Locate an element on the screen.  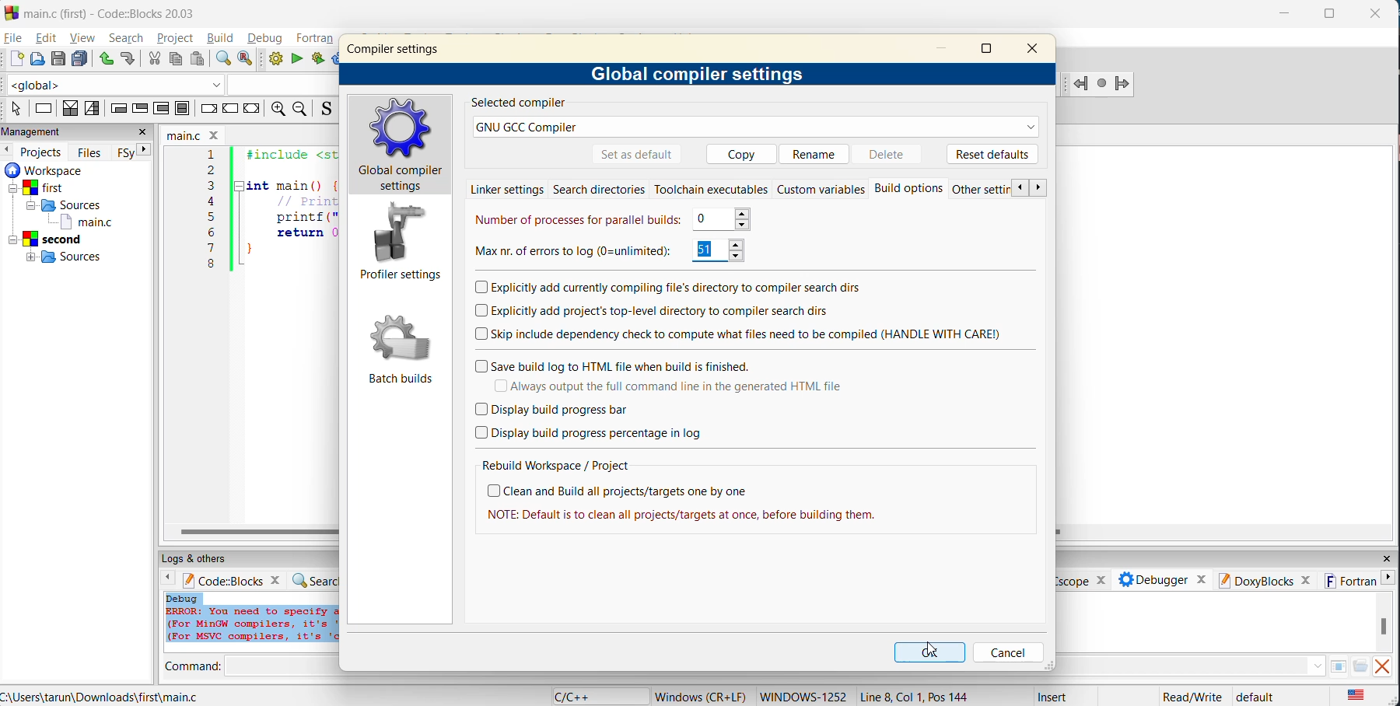
close is located at coordinates (1039, 48).